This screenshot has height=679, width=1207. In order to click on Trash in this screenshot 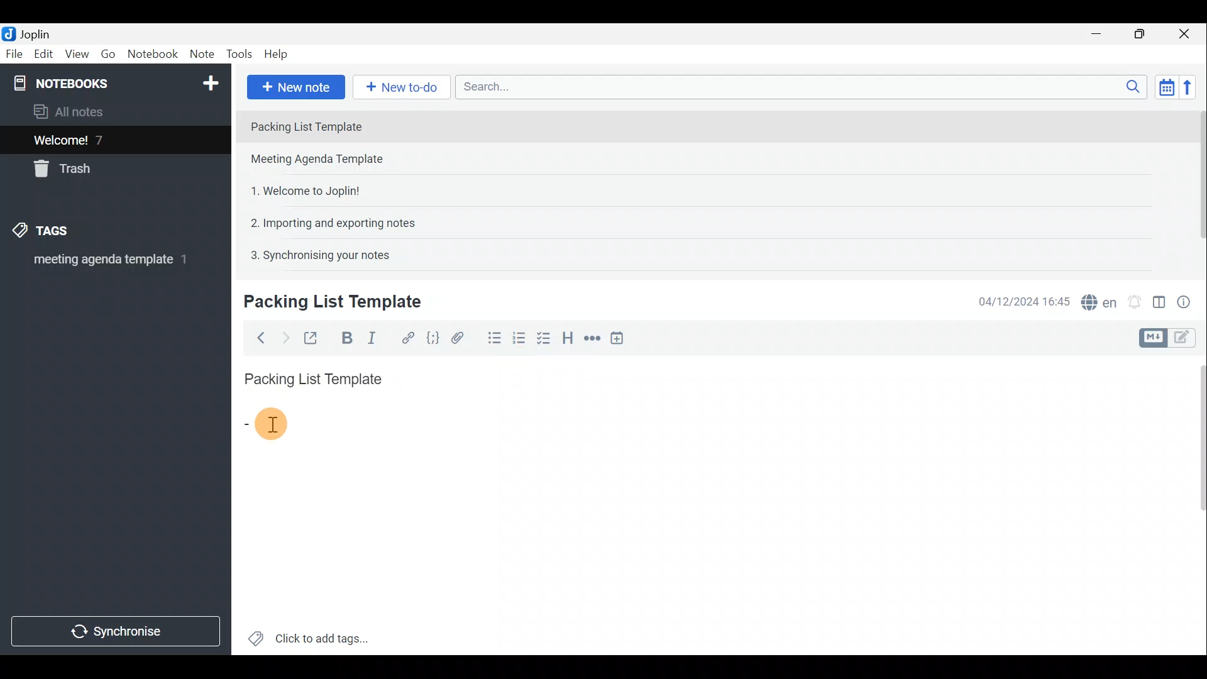, I will do `click(67, 171)`.